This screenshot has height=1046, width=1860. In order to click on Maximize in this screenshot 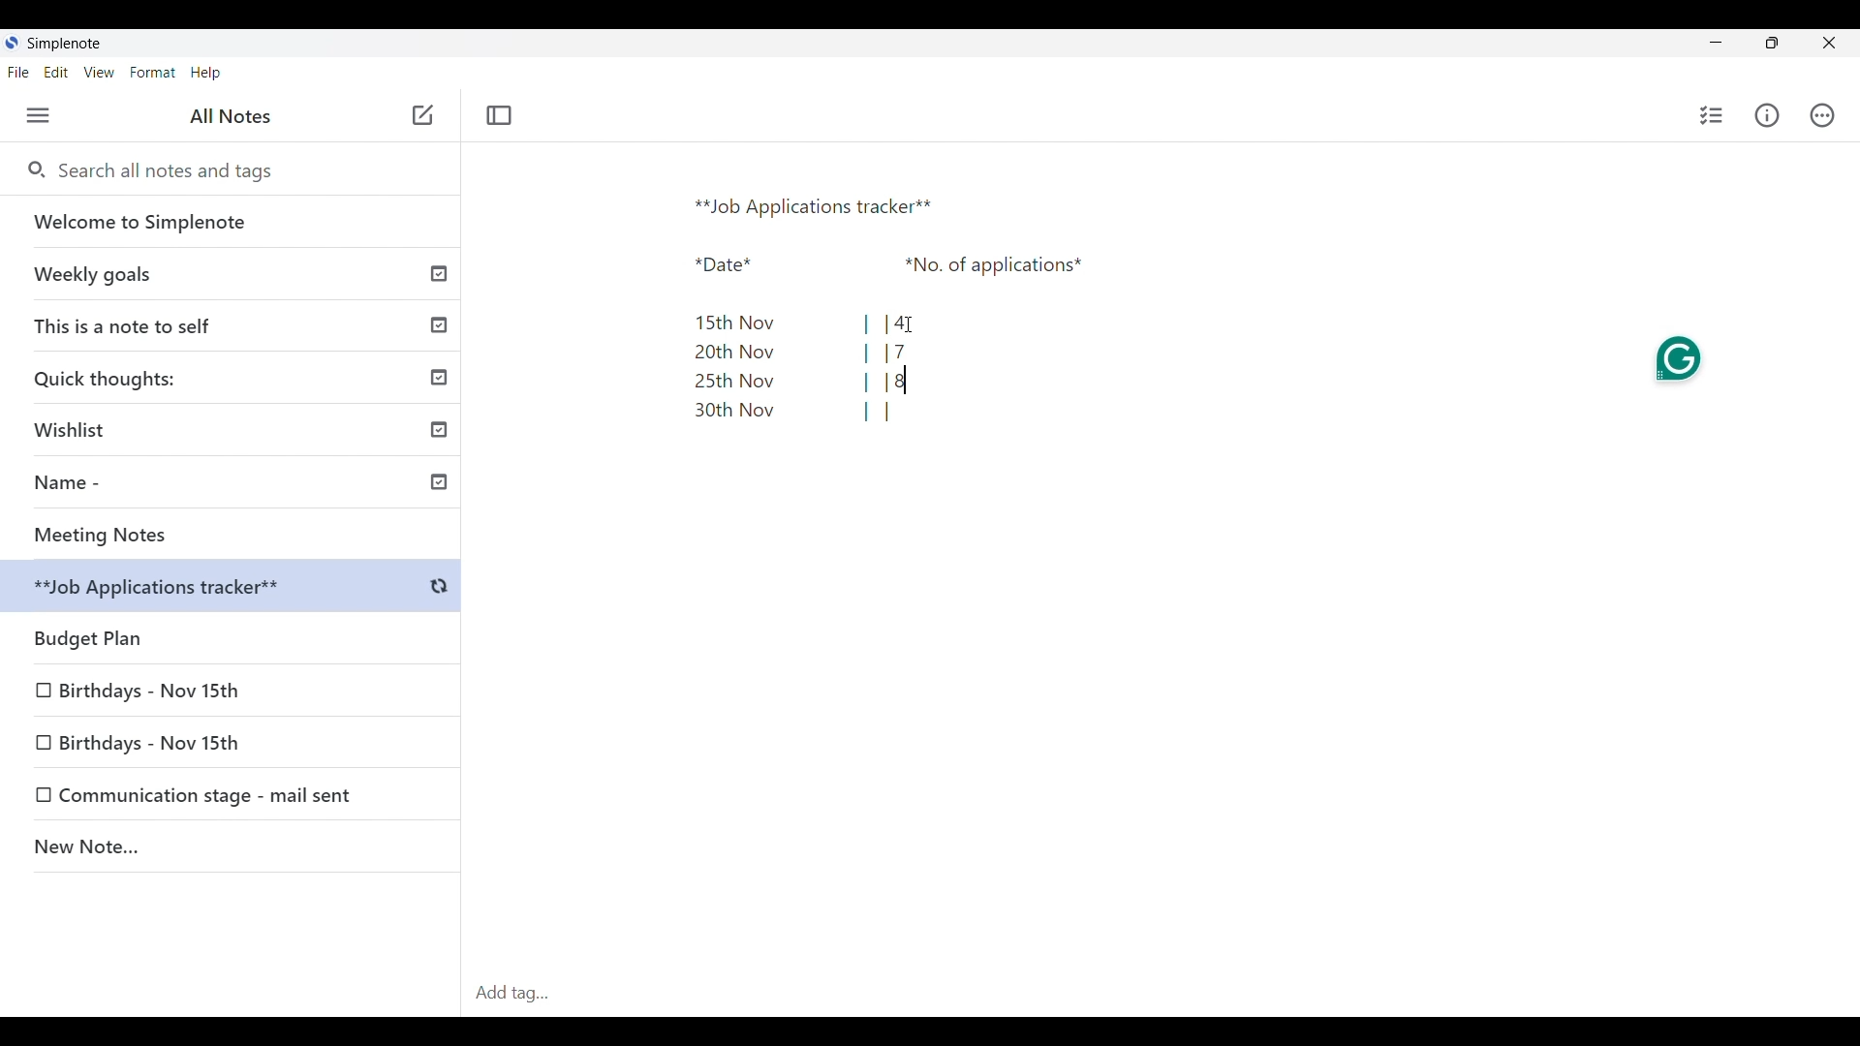, I will do `click(1772, 43)`.